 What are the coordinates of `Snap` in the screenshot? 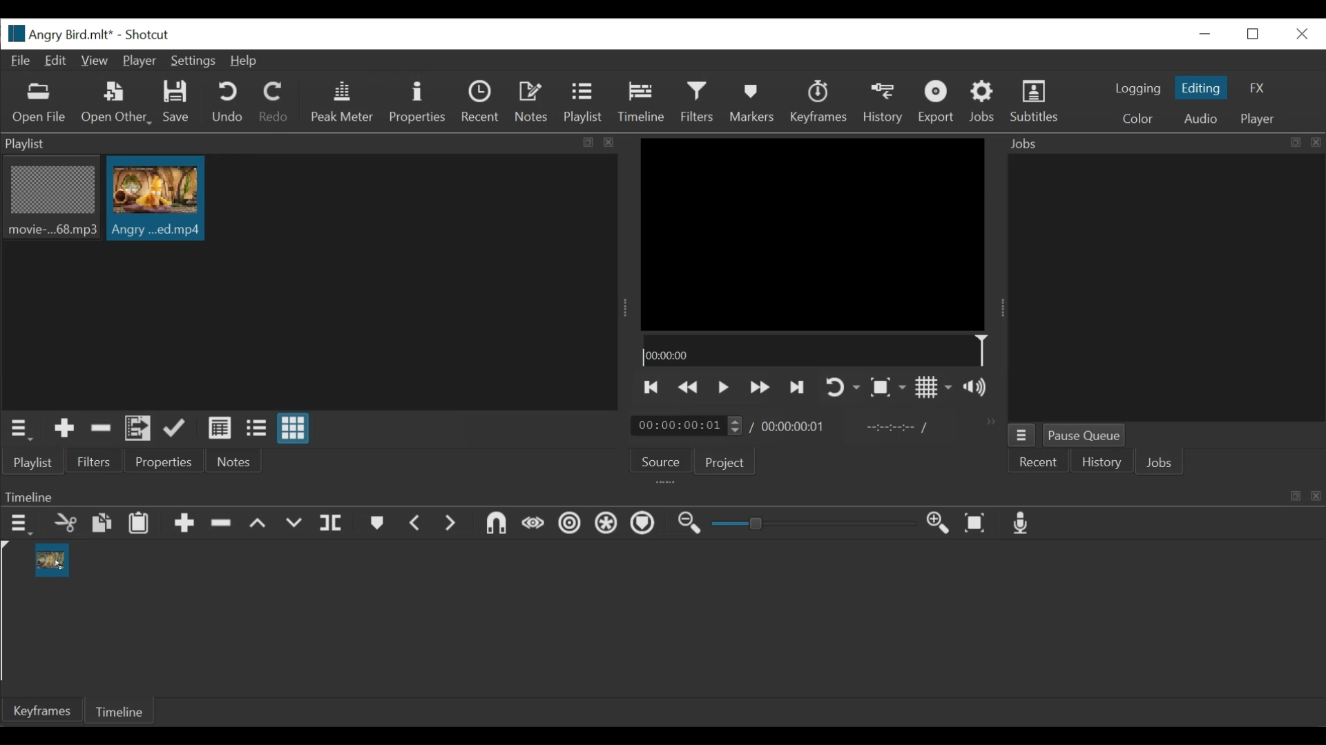 It's located at (497, 526).